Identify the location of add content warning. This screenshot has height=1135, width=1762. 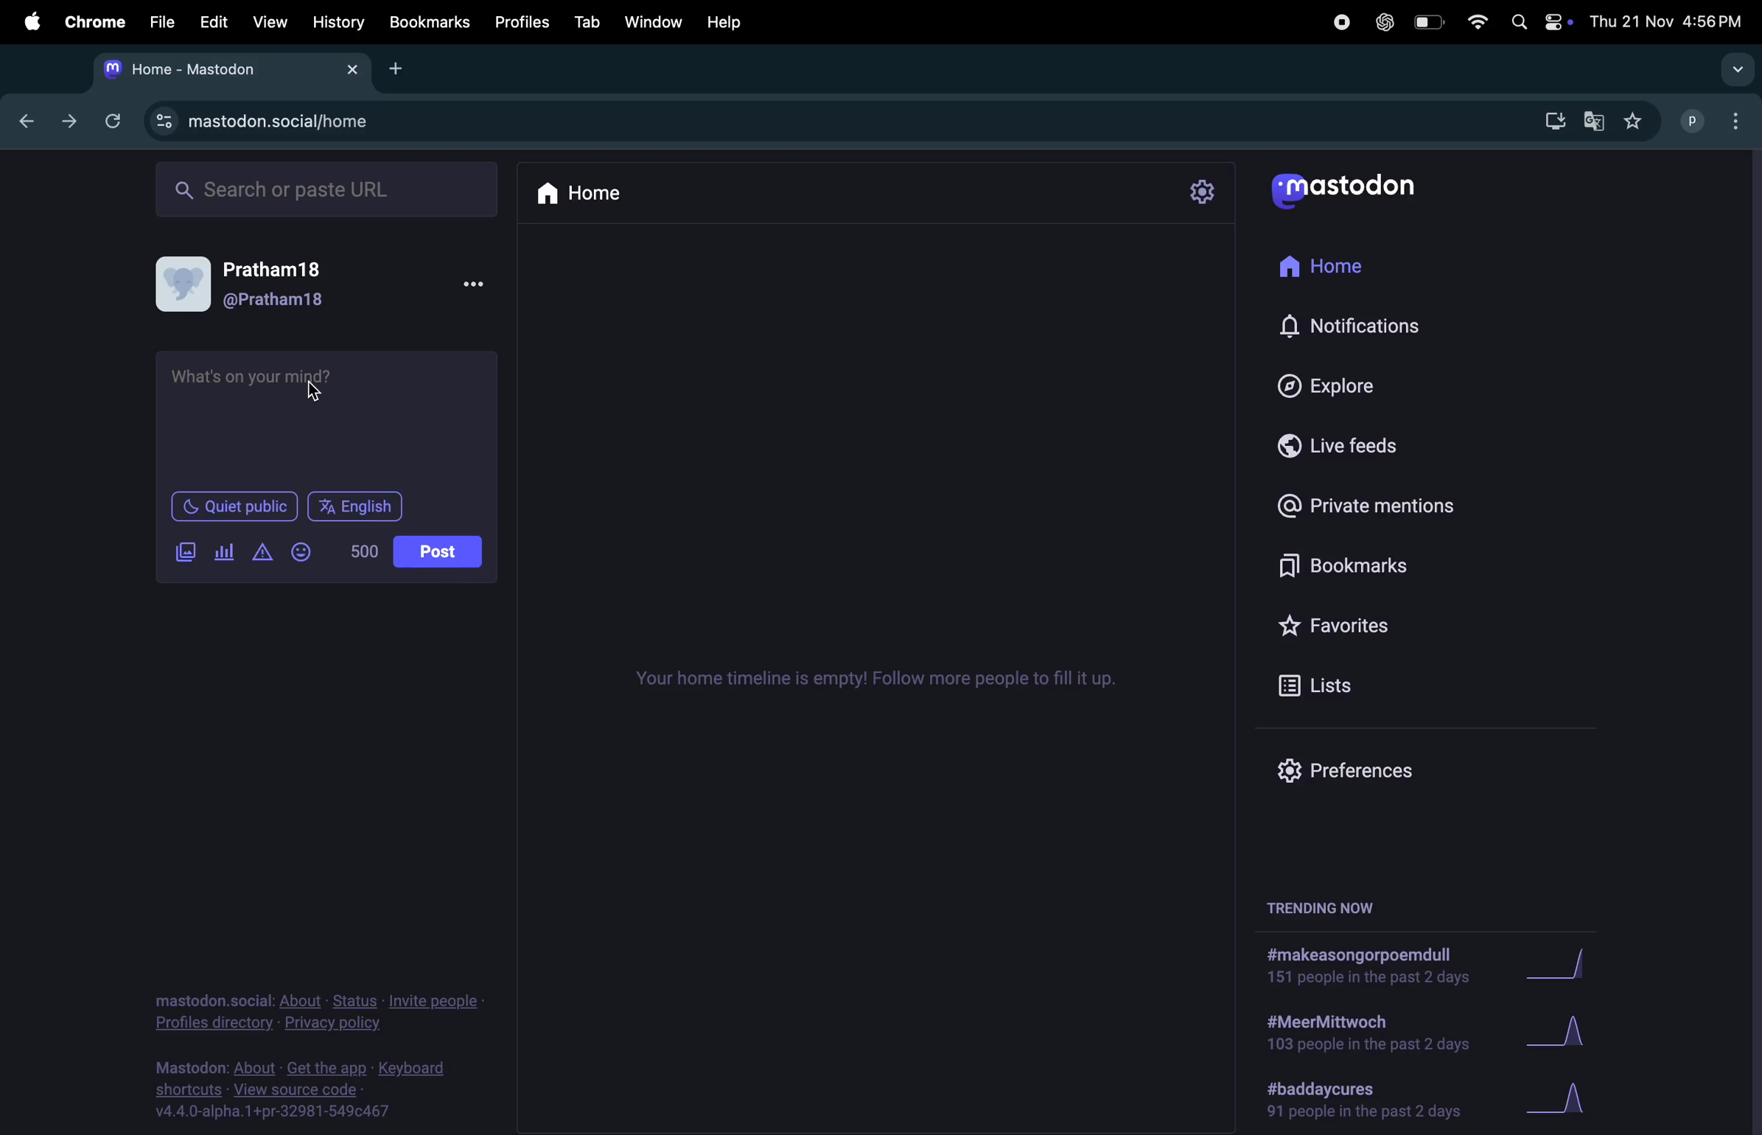
(262, 554).